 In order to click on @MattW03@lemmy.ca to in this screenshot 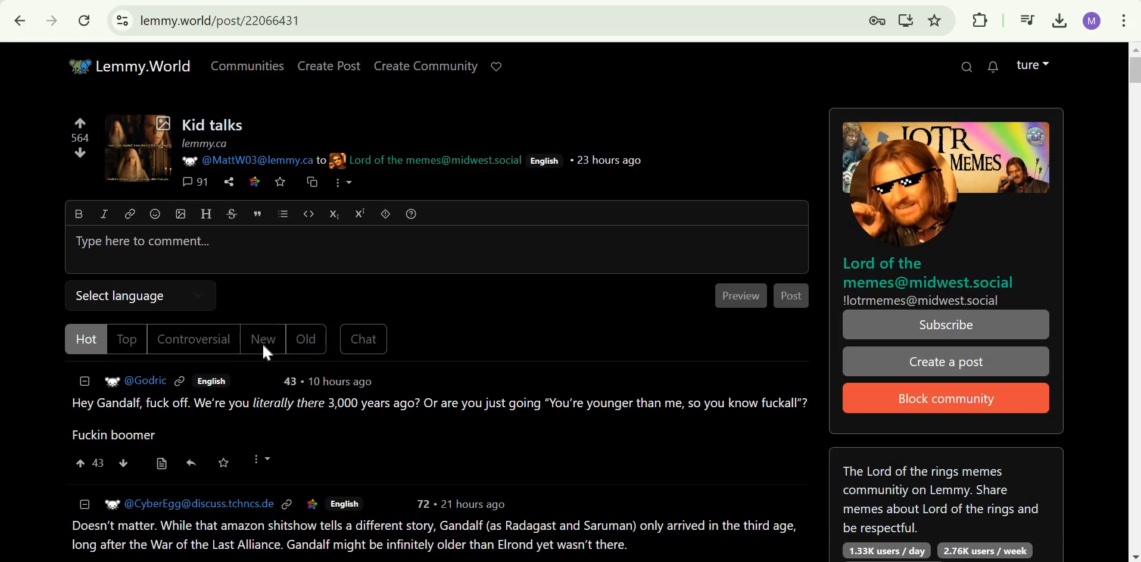, I will do `click(261, 160)`.